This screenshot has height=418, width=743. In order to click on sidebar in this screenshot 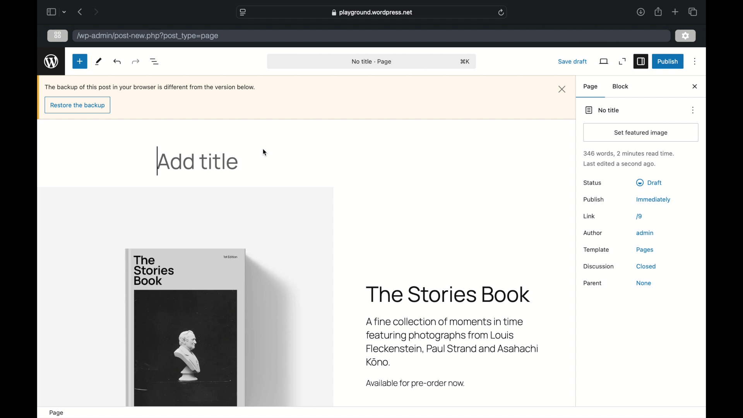, I will do `click(641, 62)`.